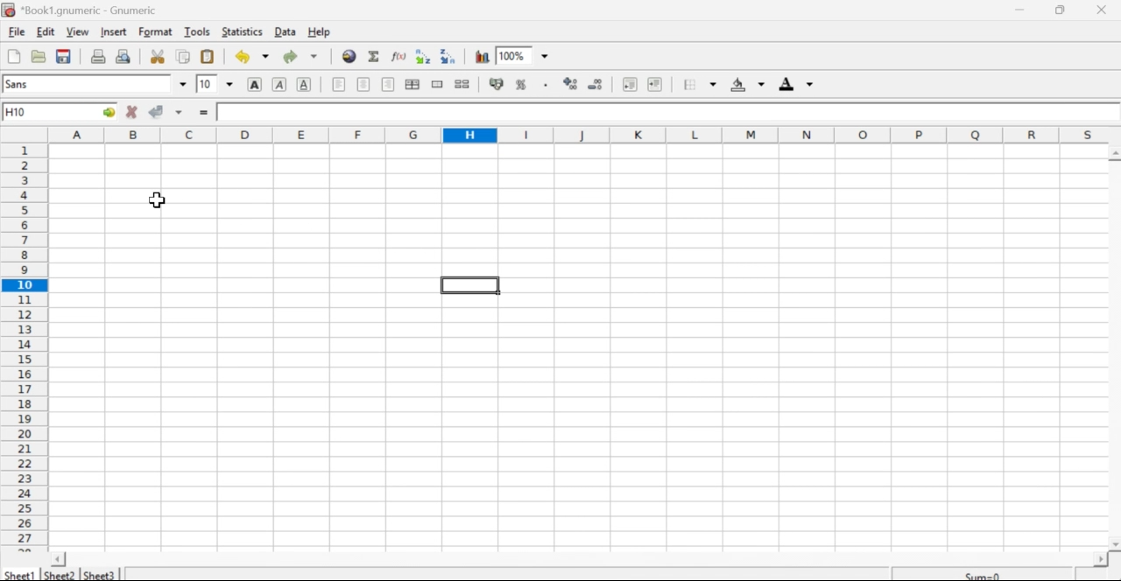 The width and height of the screenshot is (1121, 581). I want to click on Sum, so click(984, 573).